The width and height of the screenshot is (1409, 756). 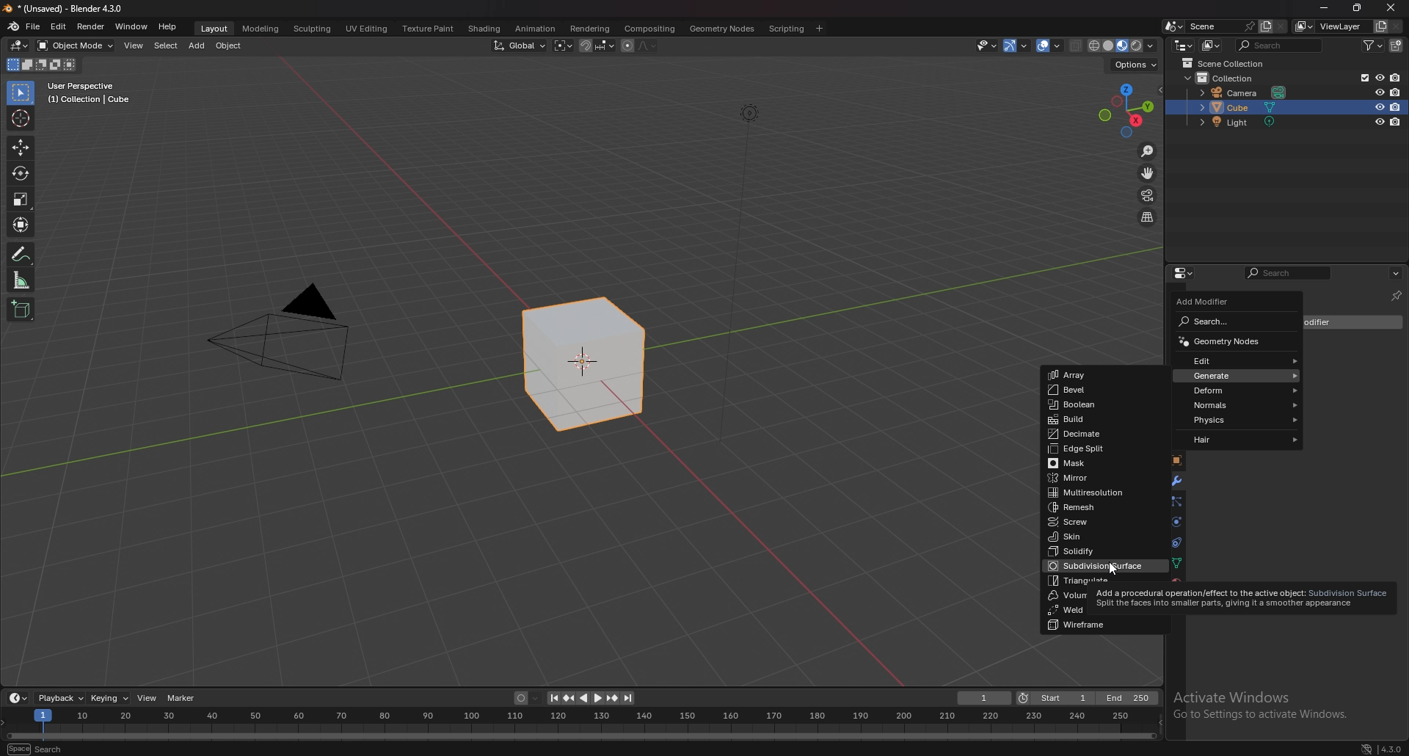 I want to click on scene collection, so click(x=1229, y=63).